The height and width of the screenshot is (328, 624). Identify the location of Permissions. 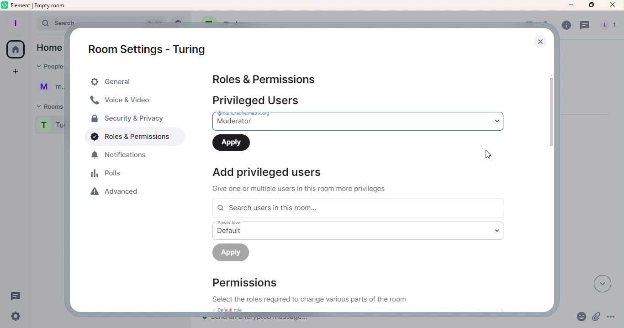
(313, 292).